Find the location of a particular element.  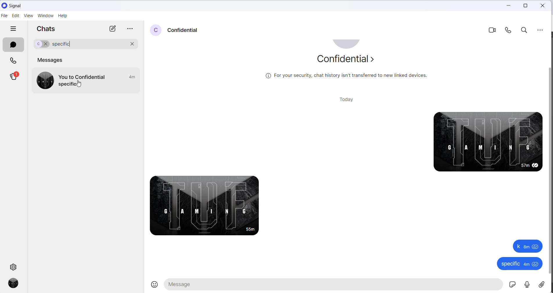

voice call is located at coordinates (511, 30).